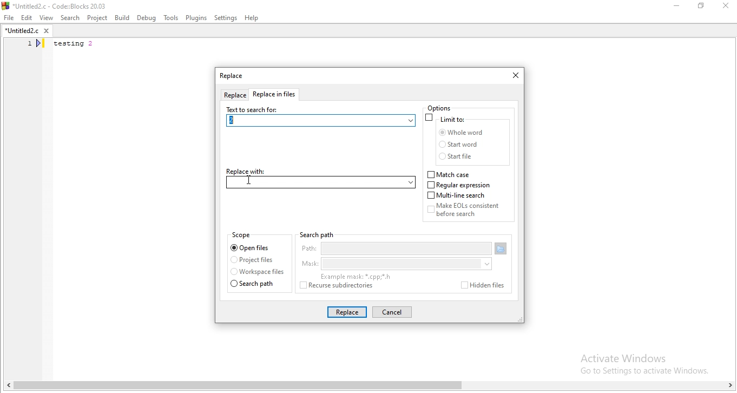  I want to click on *Untitled2.c - Code::Blocks 20.03, so click(65, 5).